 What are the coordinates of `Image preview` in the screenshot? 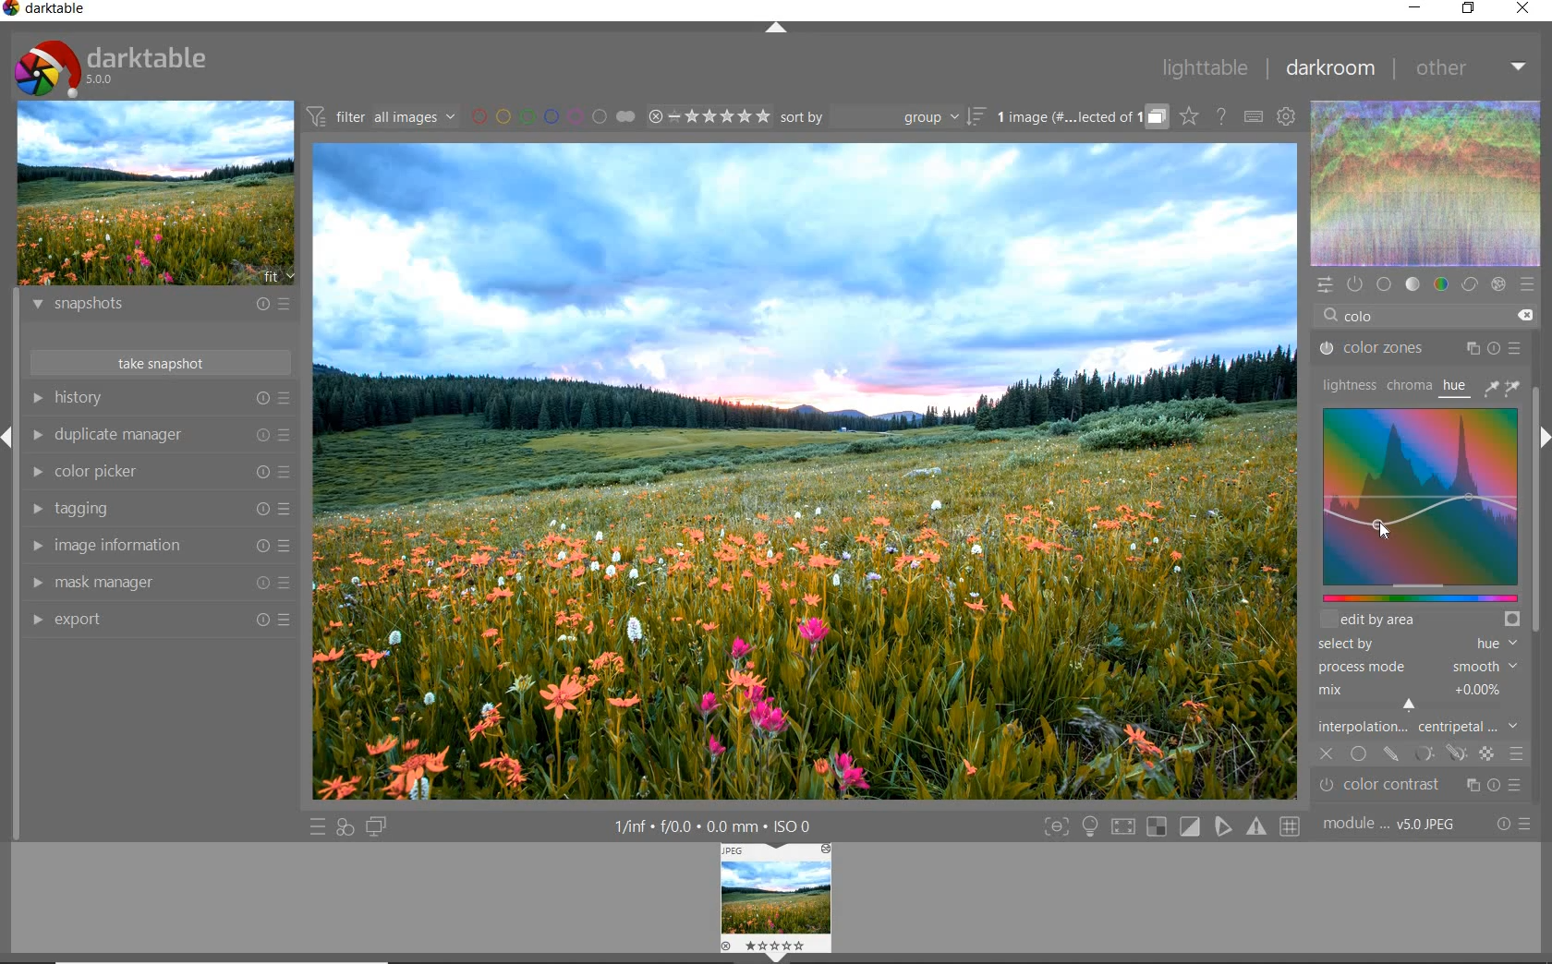 It's located at (777, 901).